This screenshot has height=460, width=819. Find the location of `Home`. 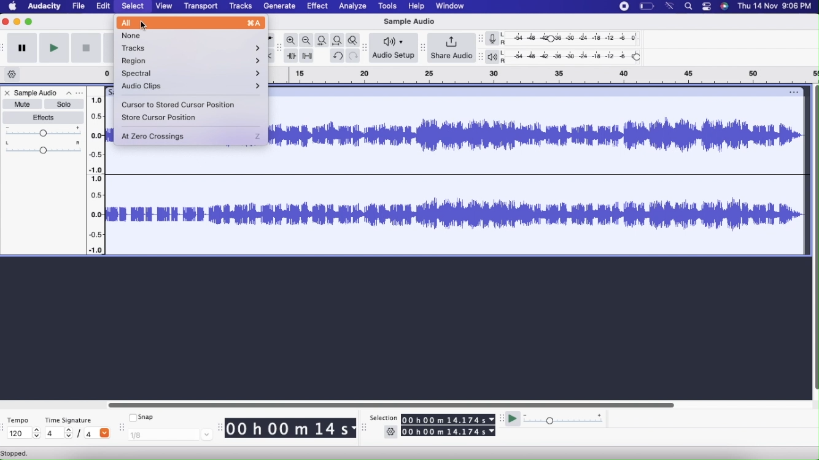

Home is located at coordinates (14, 7).